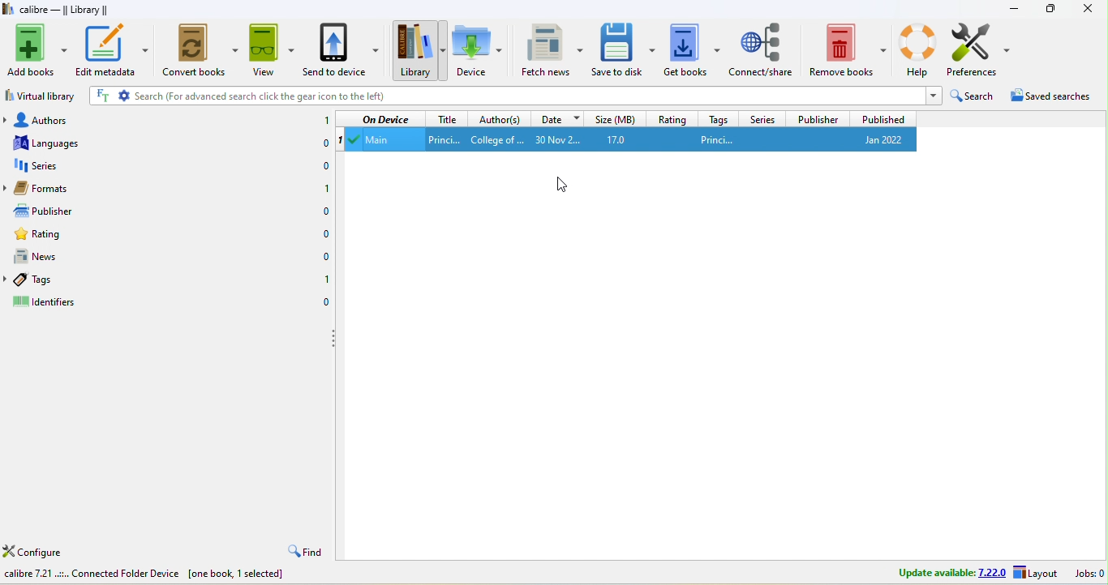 Image resolution: width=1108 pixels, height=585 pixels. I want to click on layout, so click(1036, 574).